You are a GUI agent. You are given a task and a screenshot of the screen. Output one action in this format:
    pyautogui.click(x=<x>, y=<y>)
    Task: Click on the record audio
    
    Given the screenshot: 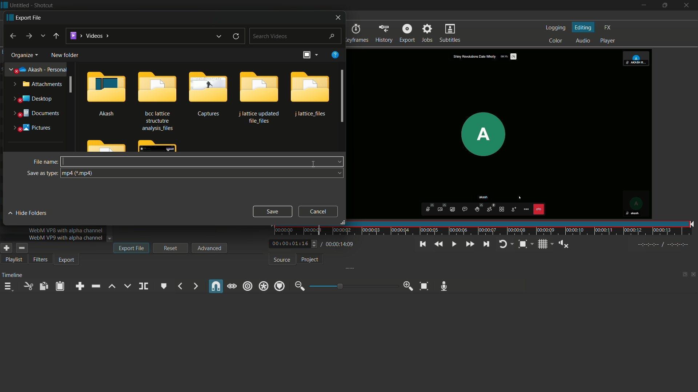 What is the action you would take?
    pyautogui.click(x=444, y=287)
    